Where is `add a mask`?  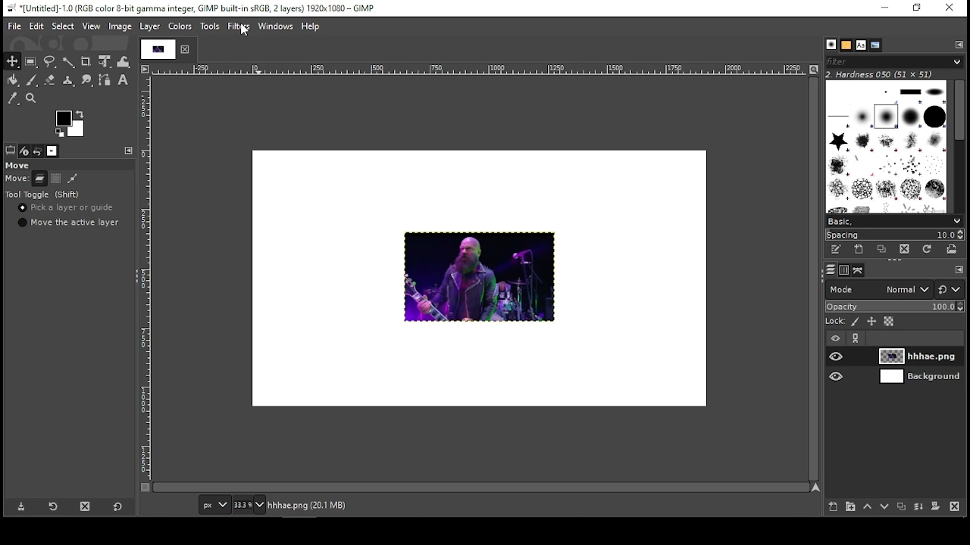 add a mask is located at coordinates (937, 509).